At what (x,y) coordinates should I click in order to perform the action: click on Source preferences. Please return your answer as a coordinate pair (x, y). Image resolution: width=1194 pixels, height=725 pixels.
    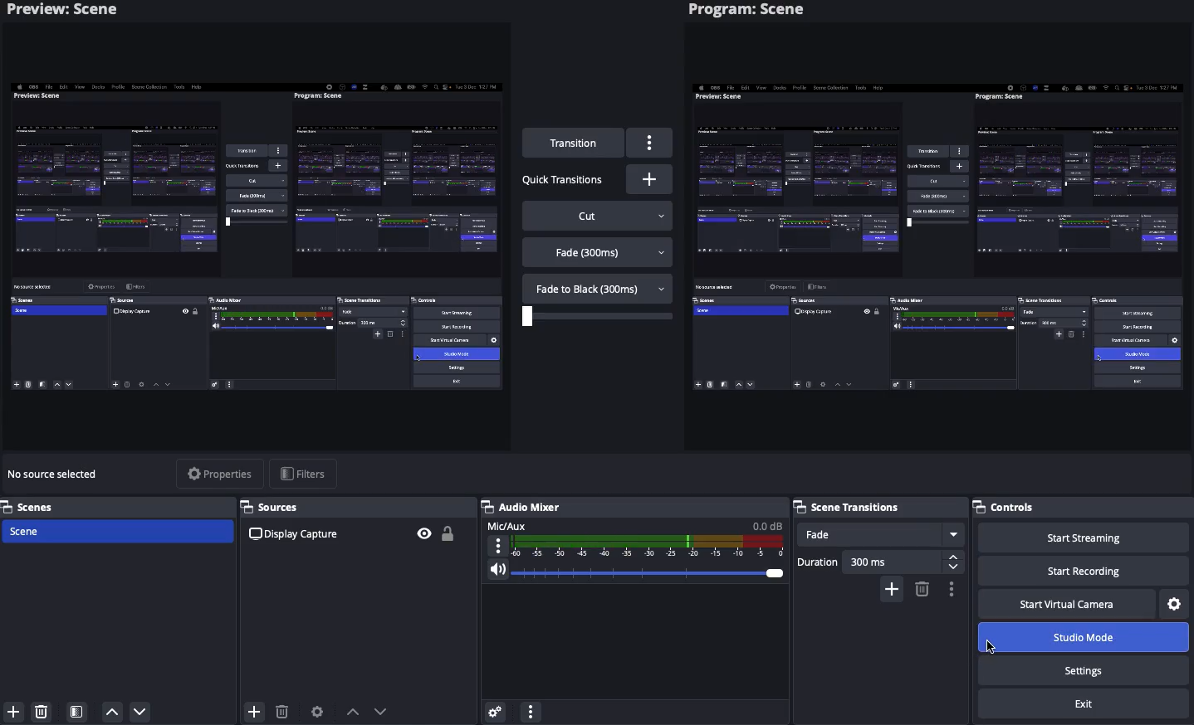
    Looking at the image, I should click on (316, 712).